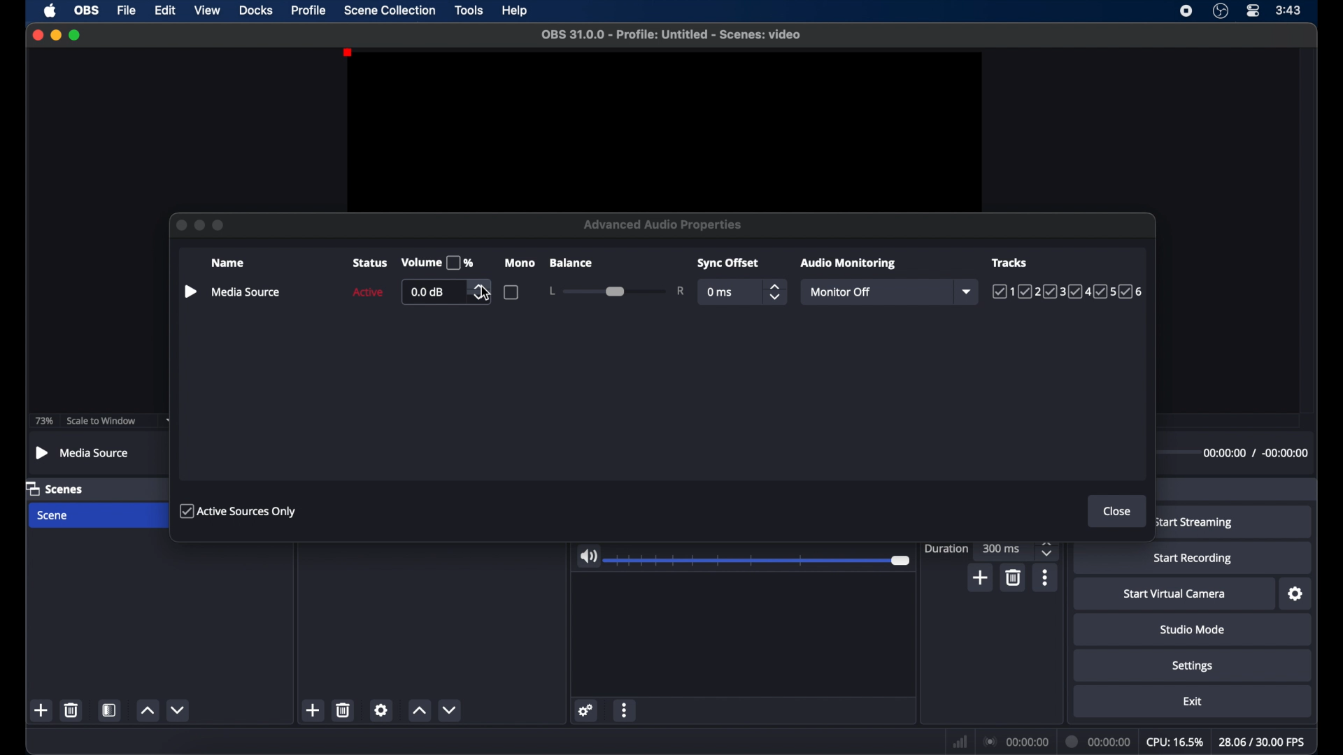 Image resolution: width=1343 pixels, height=755 pixels. I want to click on increment, so click(147, 710).